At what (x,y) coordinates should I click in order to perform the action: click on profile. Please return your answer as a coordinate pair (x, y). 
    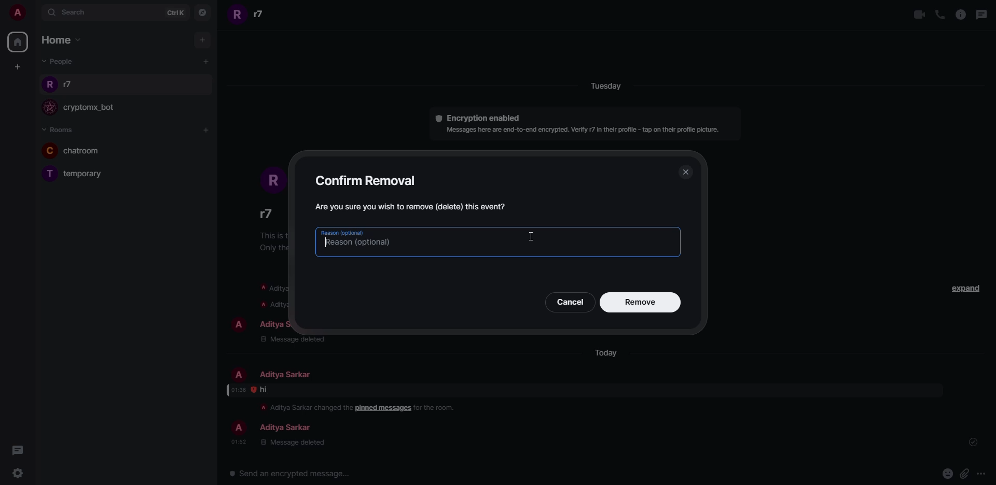
    Looking at the image, I should click on (49, 150).